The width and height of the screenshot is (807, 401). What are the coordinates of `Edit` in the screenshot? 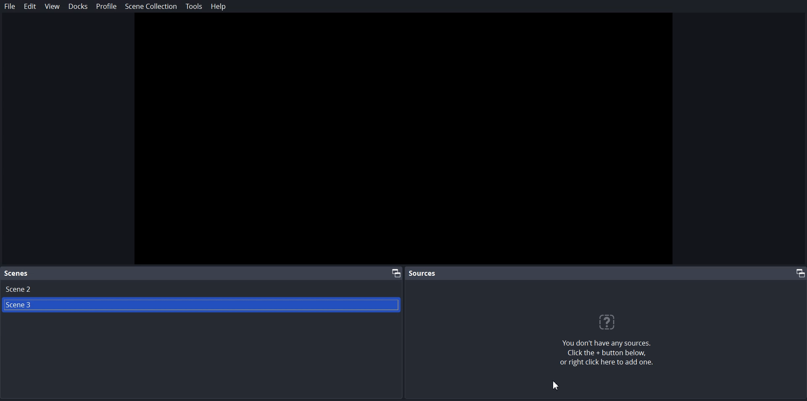 It's located at (30, 6).